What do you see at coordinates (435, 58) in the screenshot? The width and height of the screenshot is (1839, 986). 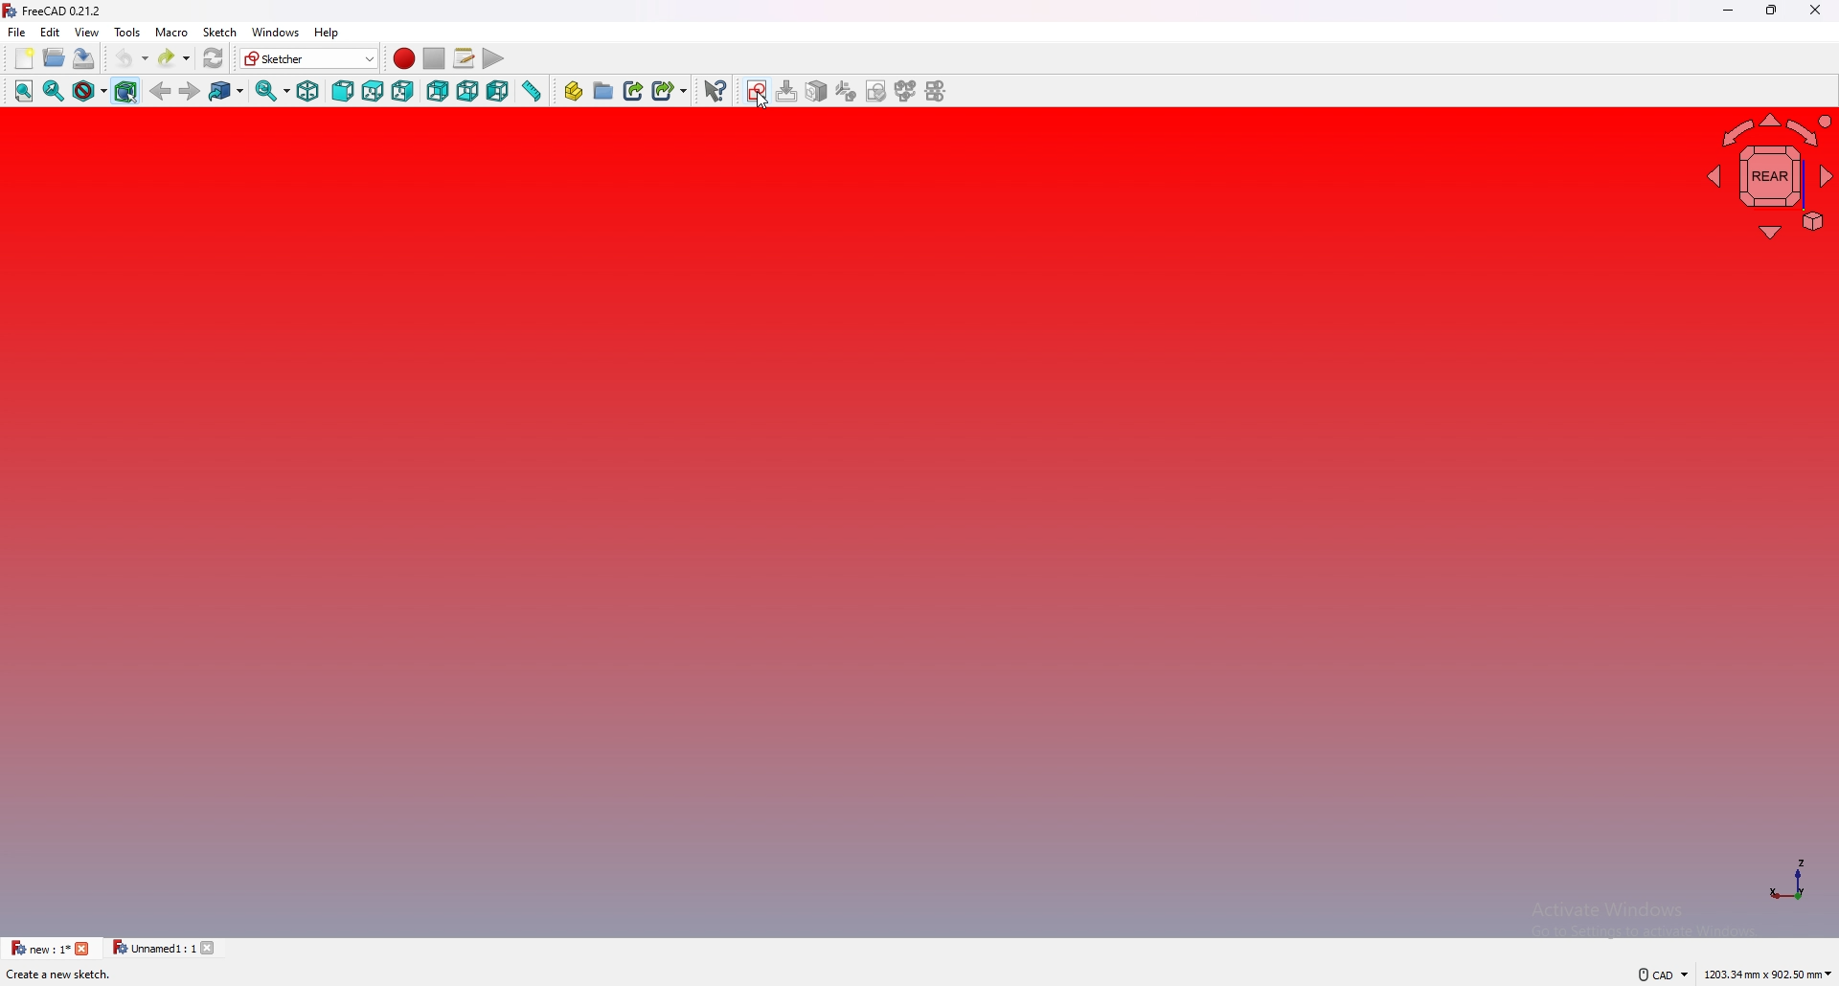 I see `stop macro` at bounding box center [435, 58].